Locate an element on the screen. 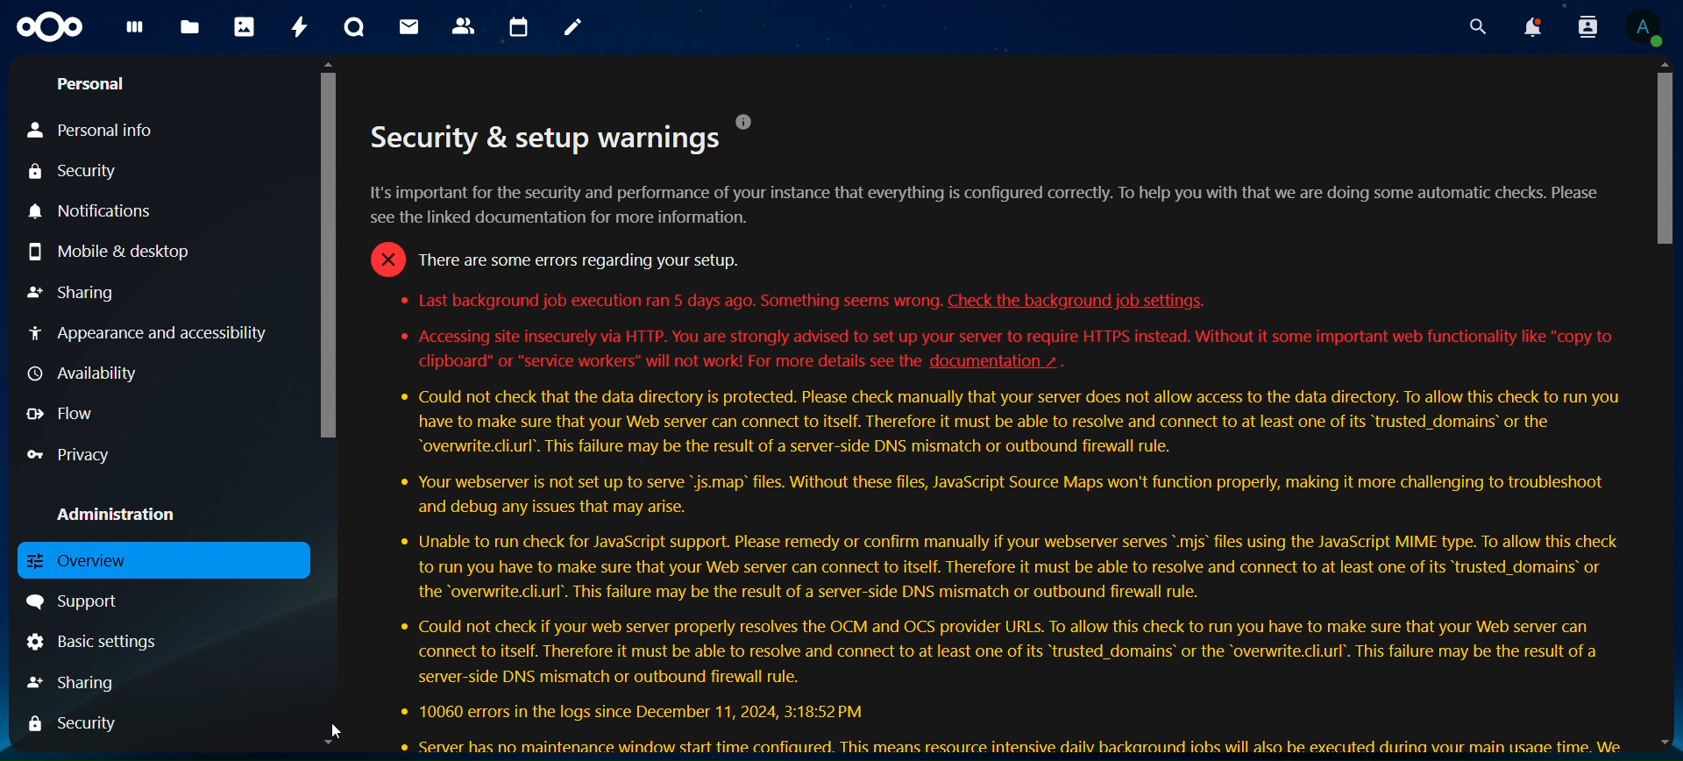  talk is located at coordinates (355, 27).